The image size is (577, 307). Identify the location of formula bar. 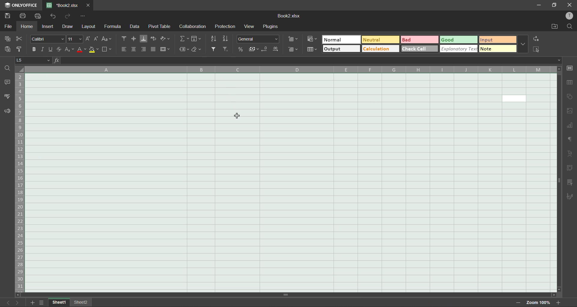
(307, 60).